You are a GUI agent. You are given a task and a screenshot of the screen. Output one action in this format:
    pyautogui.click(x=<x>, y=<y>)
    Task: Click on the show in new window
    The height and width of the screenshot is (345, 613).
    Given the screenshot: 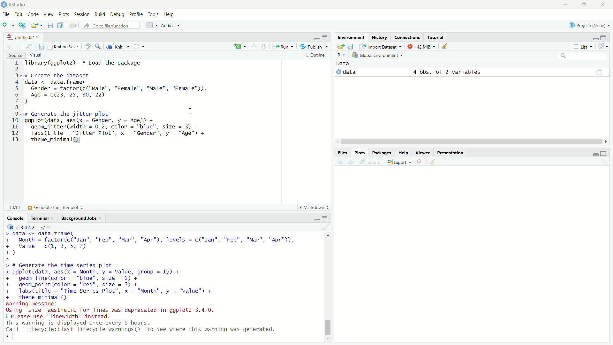 What is the action you would take?
    pyautogui.click(x=30, y=46)
    